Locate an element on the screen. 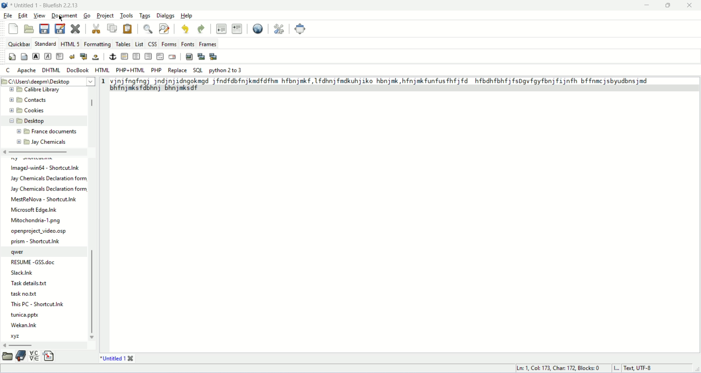  edit is located at coordinates (23, 15).